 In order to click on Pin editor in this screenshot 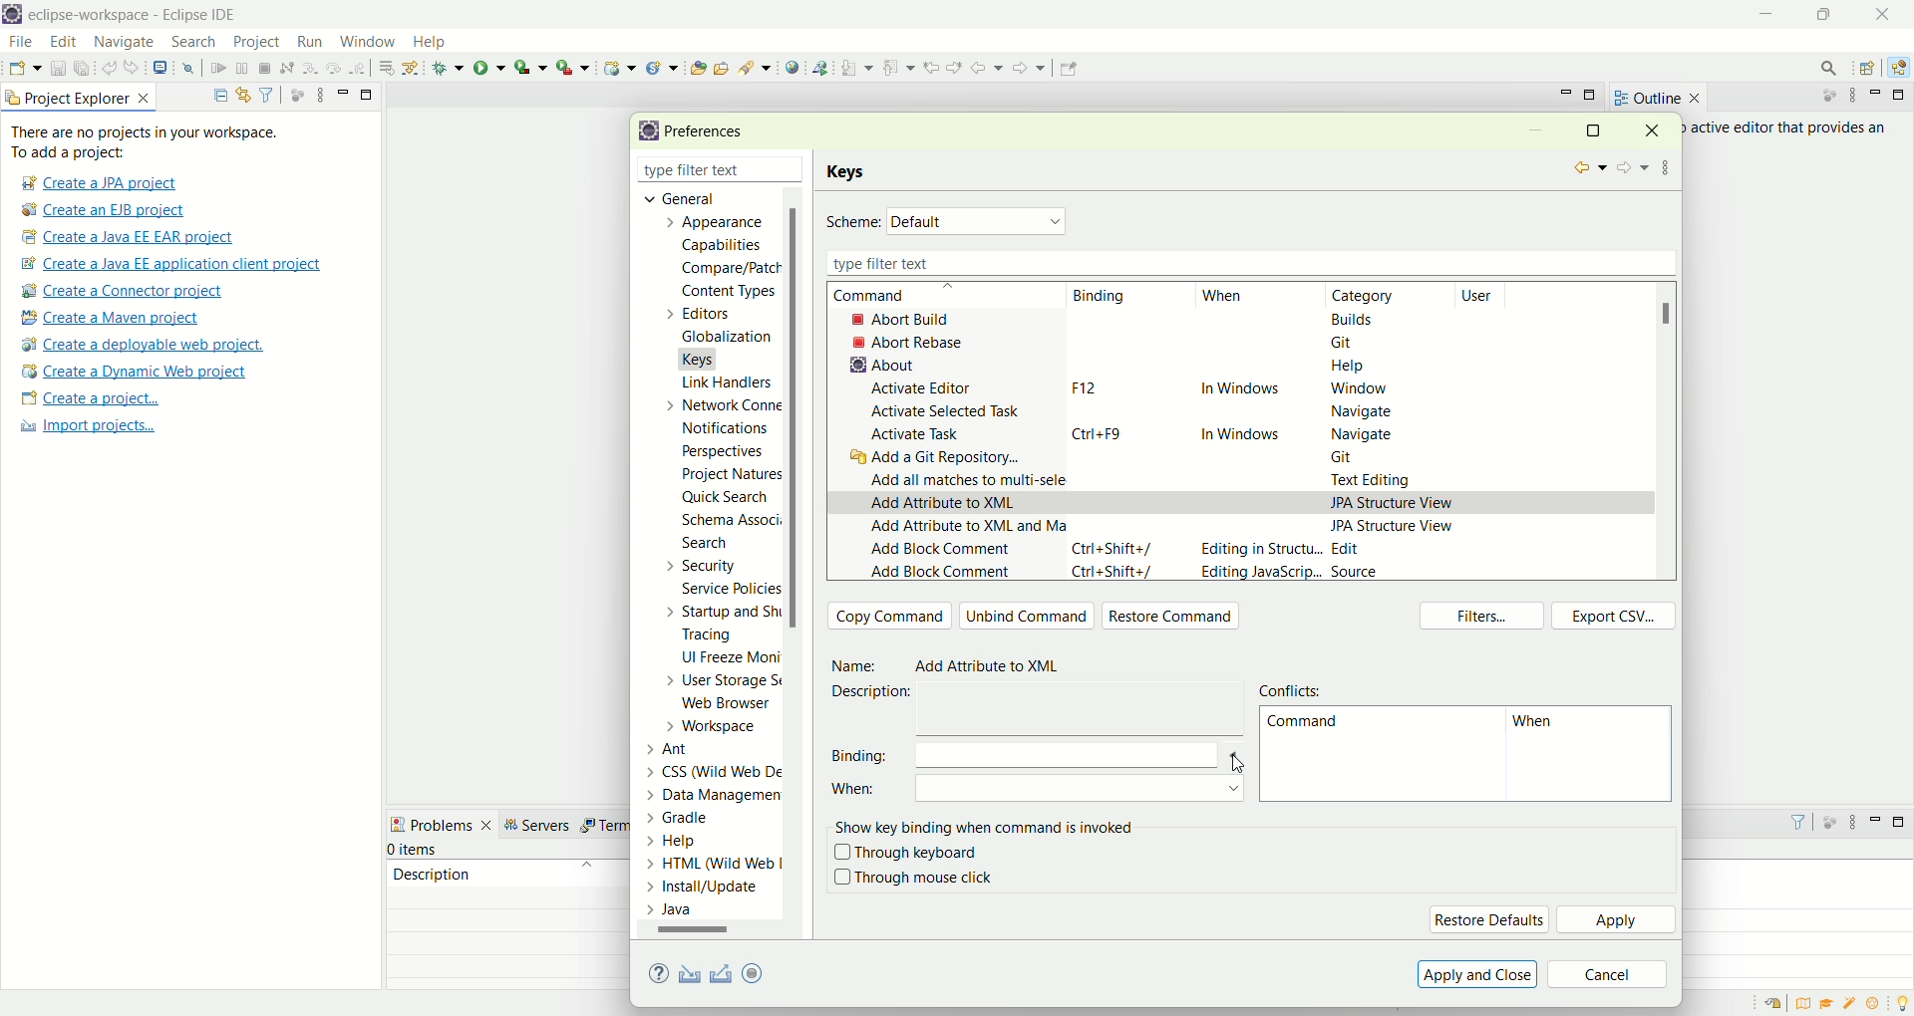, I will do `click(1066, 71)`.